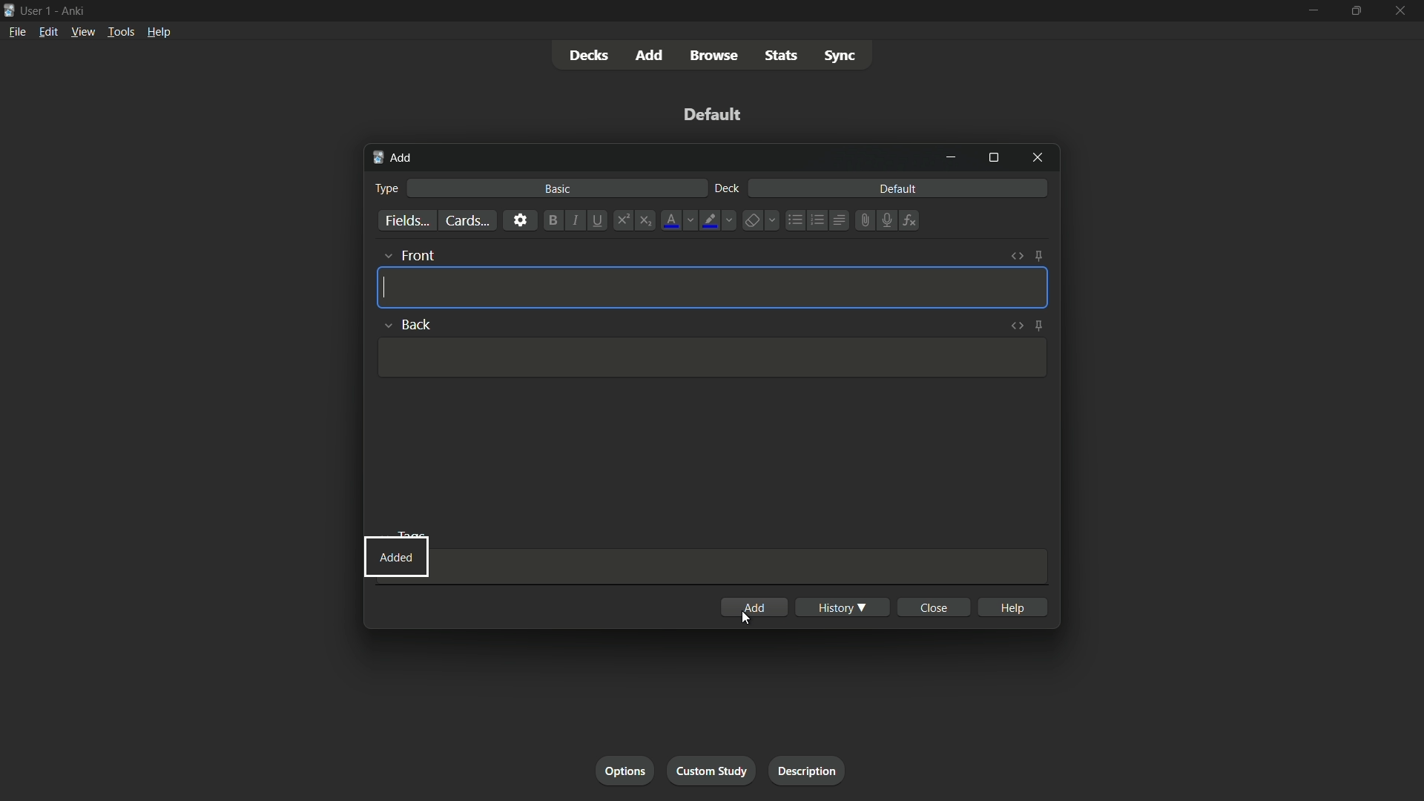 This screenshot has width=1424, height=801. What do you see at coordinates (883, 221) in the screenshot?
I see `record audio` at bounding box center [883, 221].